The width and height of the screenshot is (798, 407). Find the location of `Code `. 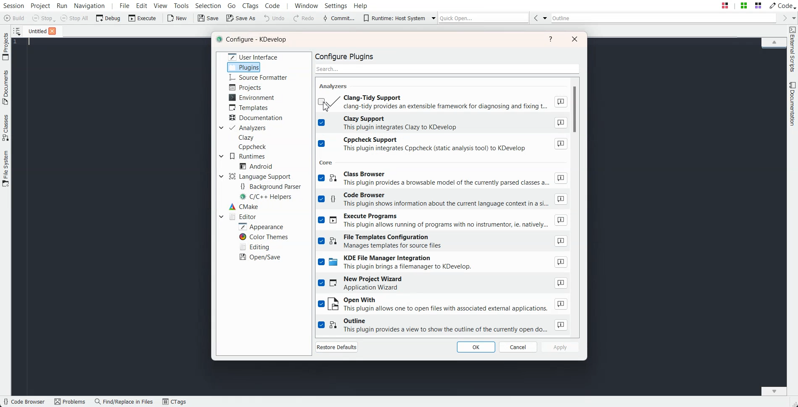

Code  is located at coordinates (782, 5).